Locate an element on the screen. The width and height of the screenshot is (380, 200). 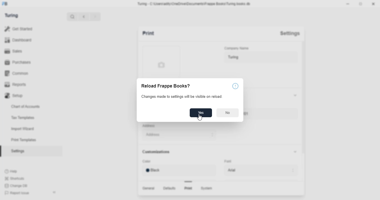
info is located at coordinates (235, 86).